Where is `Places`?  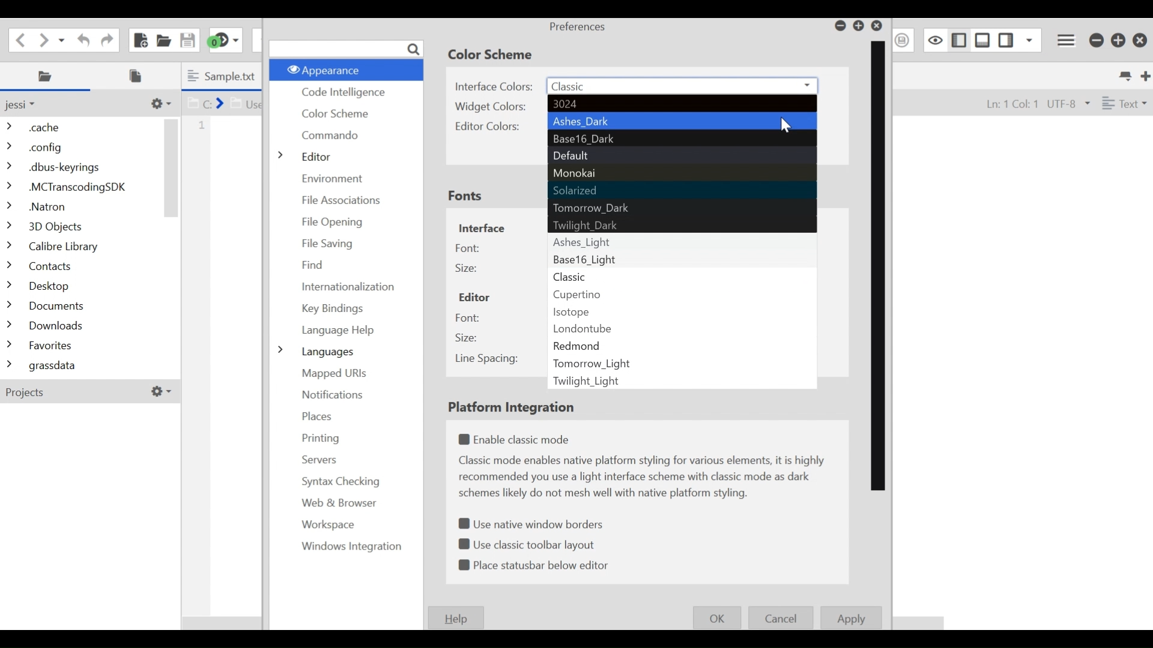 Places is located at coordinates (318, 416).